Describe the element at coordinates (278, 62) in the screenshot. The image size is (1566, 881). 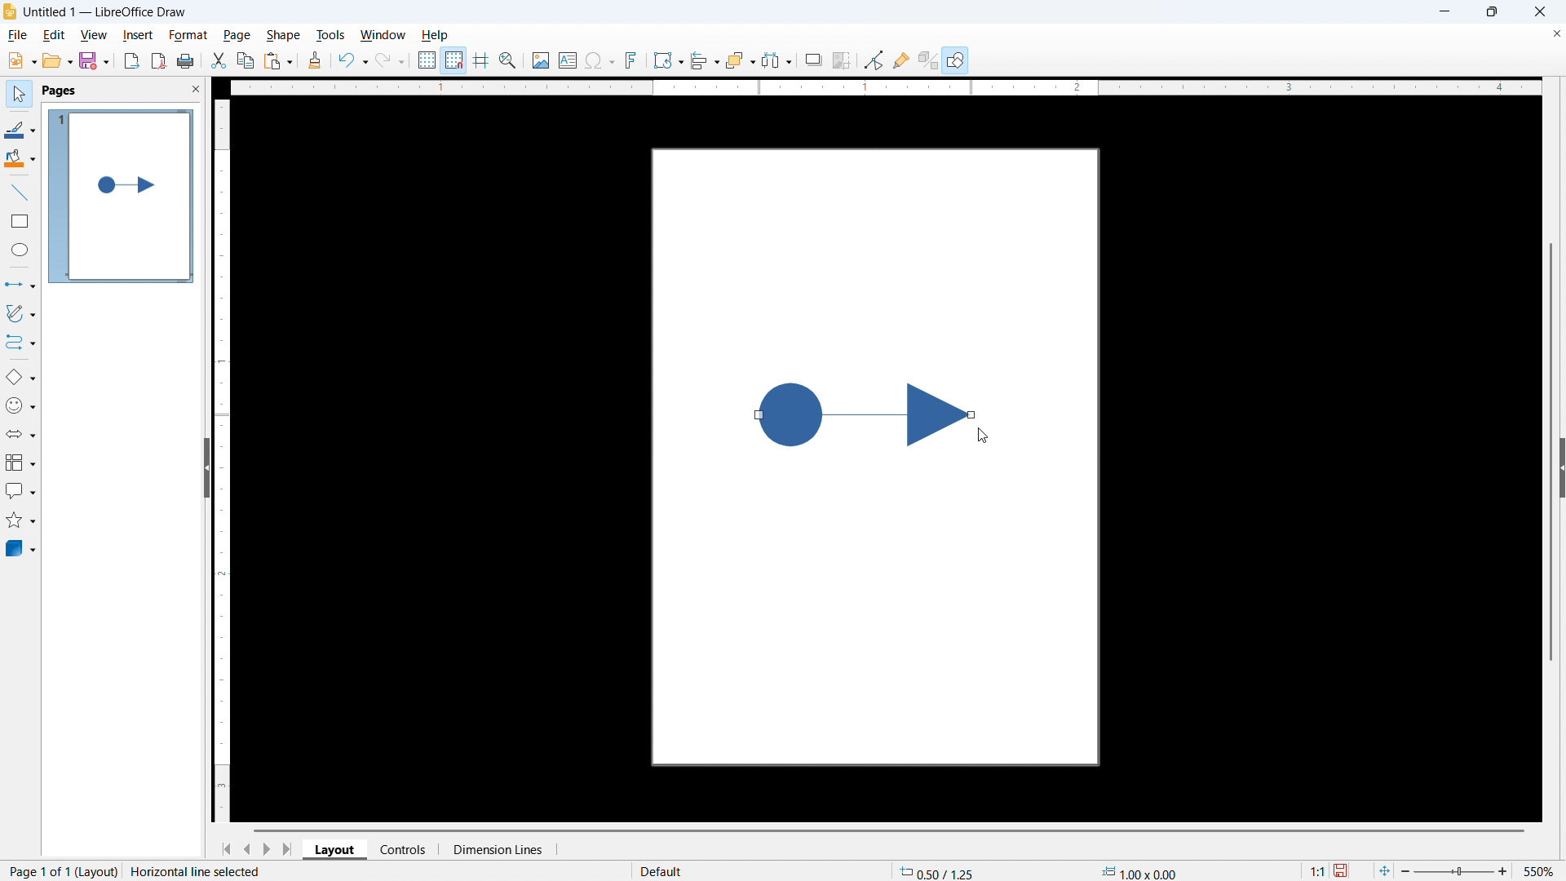
I see ` paste ` at that location.